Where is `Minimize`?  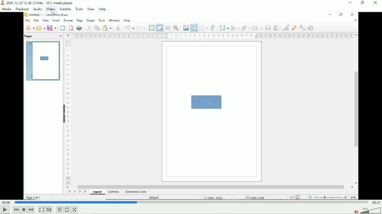 Minimize is located at coordinates (350, 3).